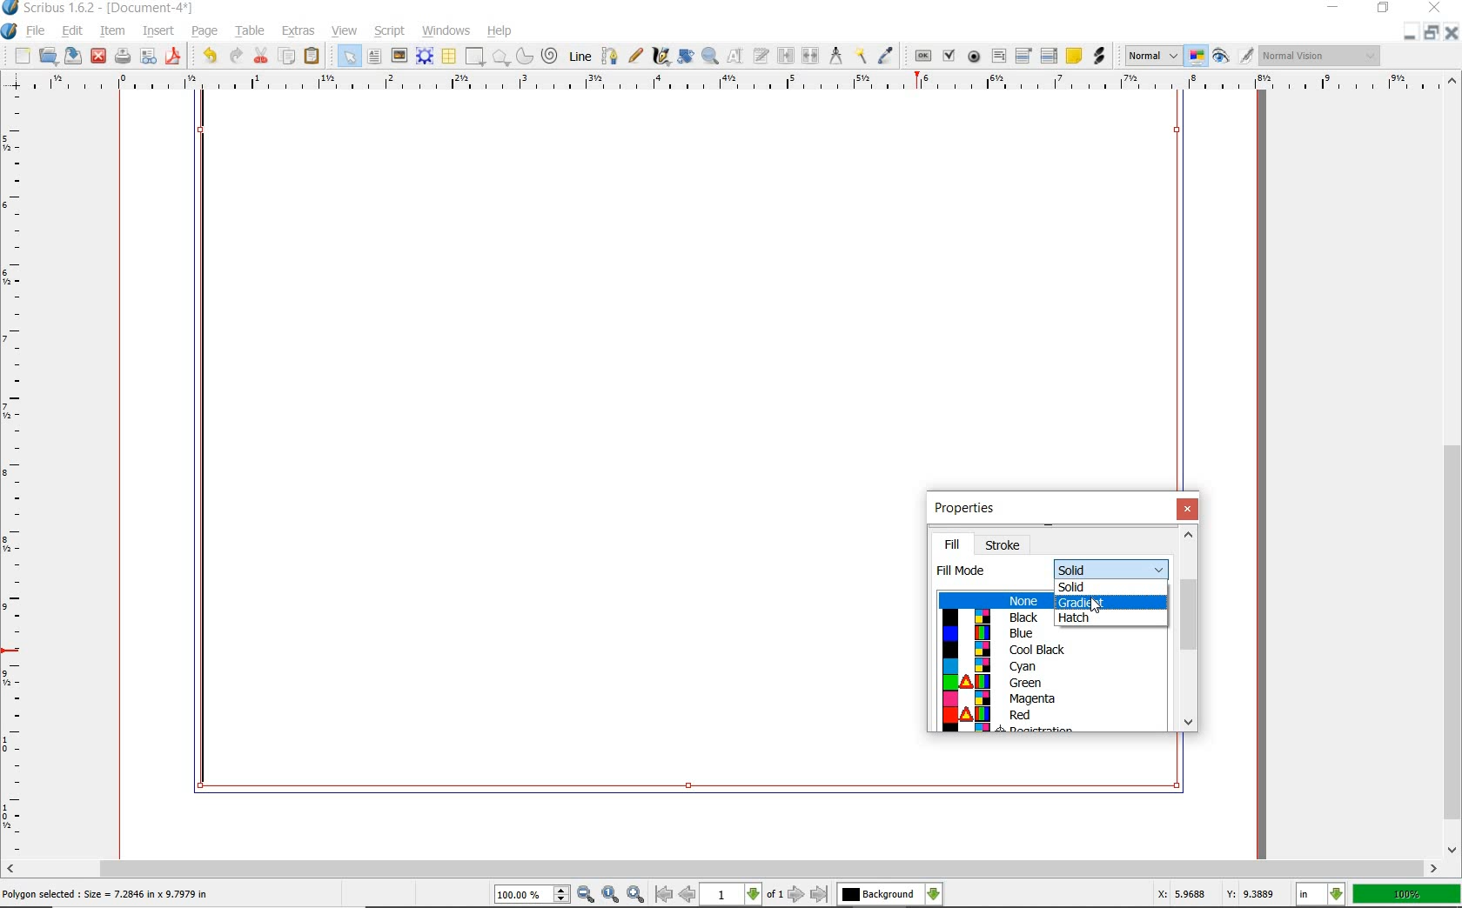 The image size is (1462, 908). Describe the element at coordinates (995, 601) in the screenshot. I see `none` at that location.